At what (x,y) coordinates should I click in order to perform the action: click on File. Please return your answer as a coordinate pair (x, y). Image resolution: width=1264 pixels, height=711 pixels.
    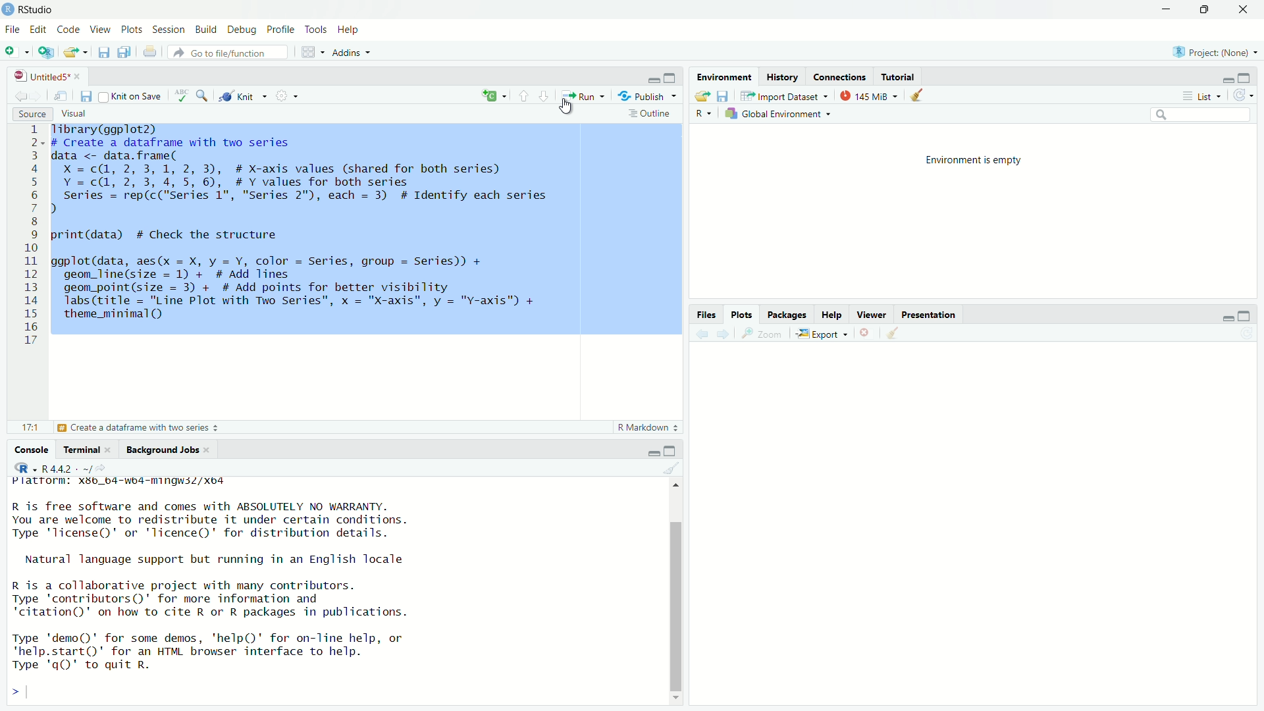
    Looking at the image, I should click on (12, 30).